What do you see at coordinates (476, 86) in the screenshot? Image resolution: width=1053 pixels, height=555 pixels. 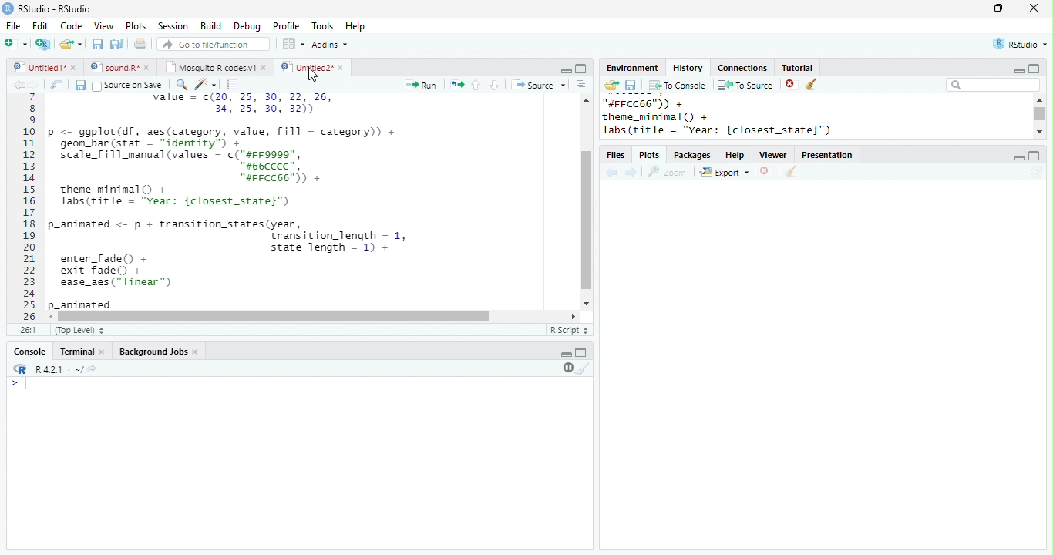 I see `up` at bounding box center [476, 86].